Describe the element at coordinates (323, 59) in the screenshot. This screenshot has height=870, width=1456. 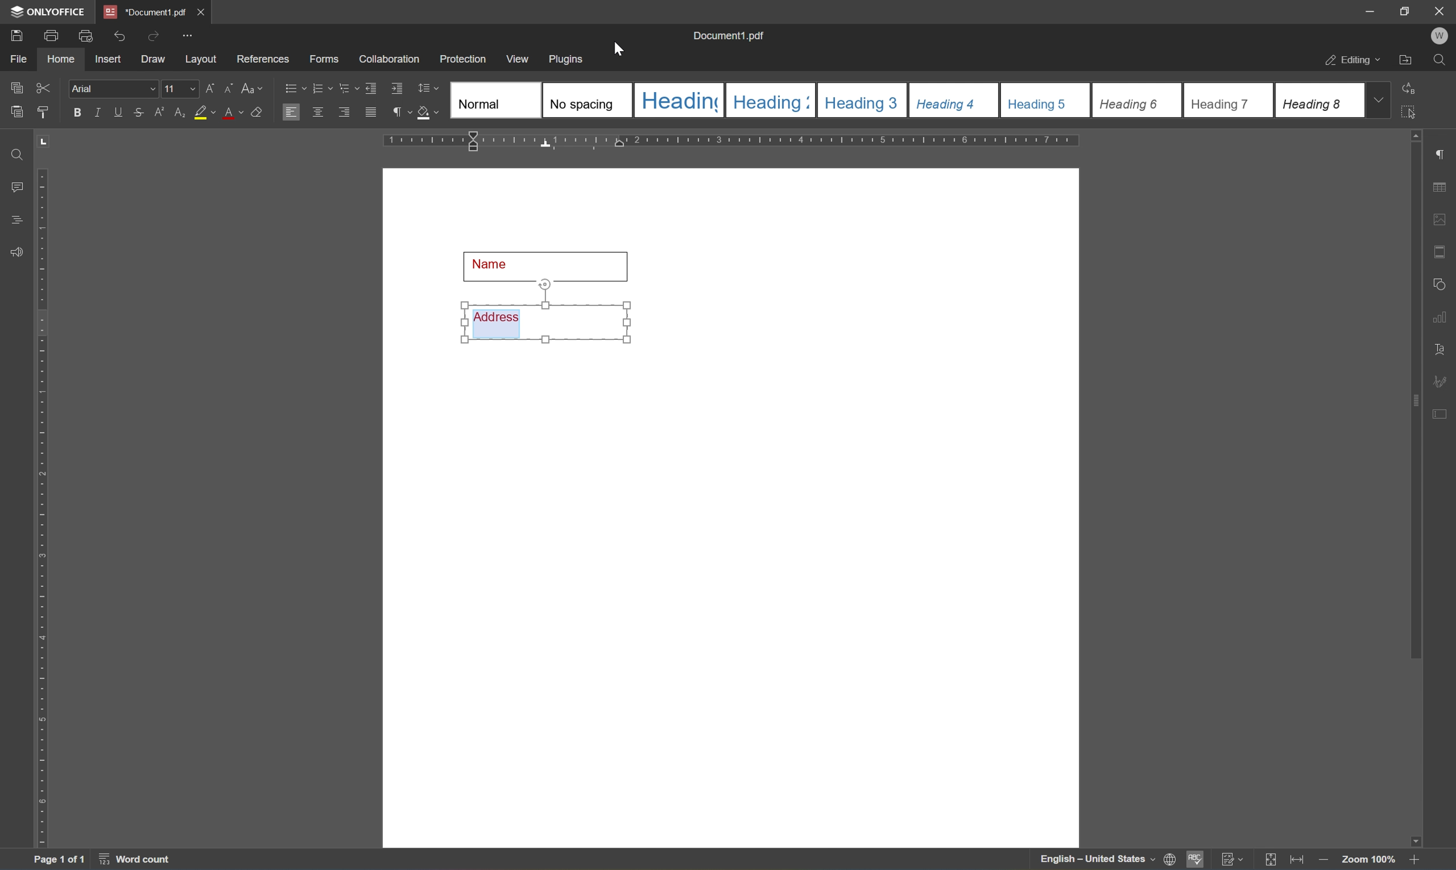
I see `forms` at that location.